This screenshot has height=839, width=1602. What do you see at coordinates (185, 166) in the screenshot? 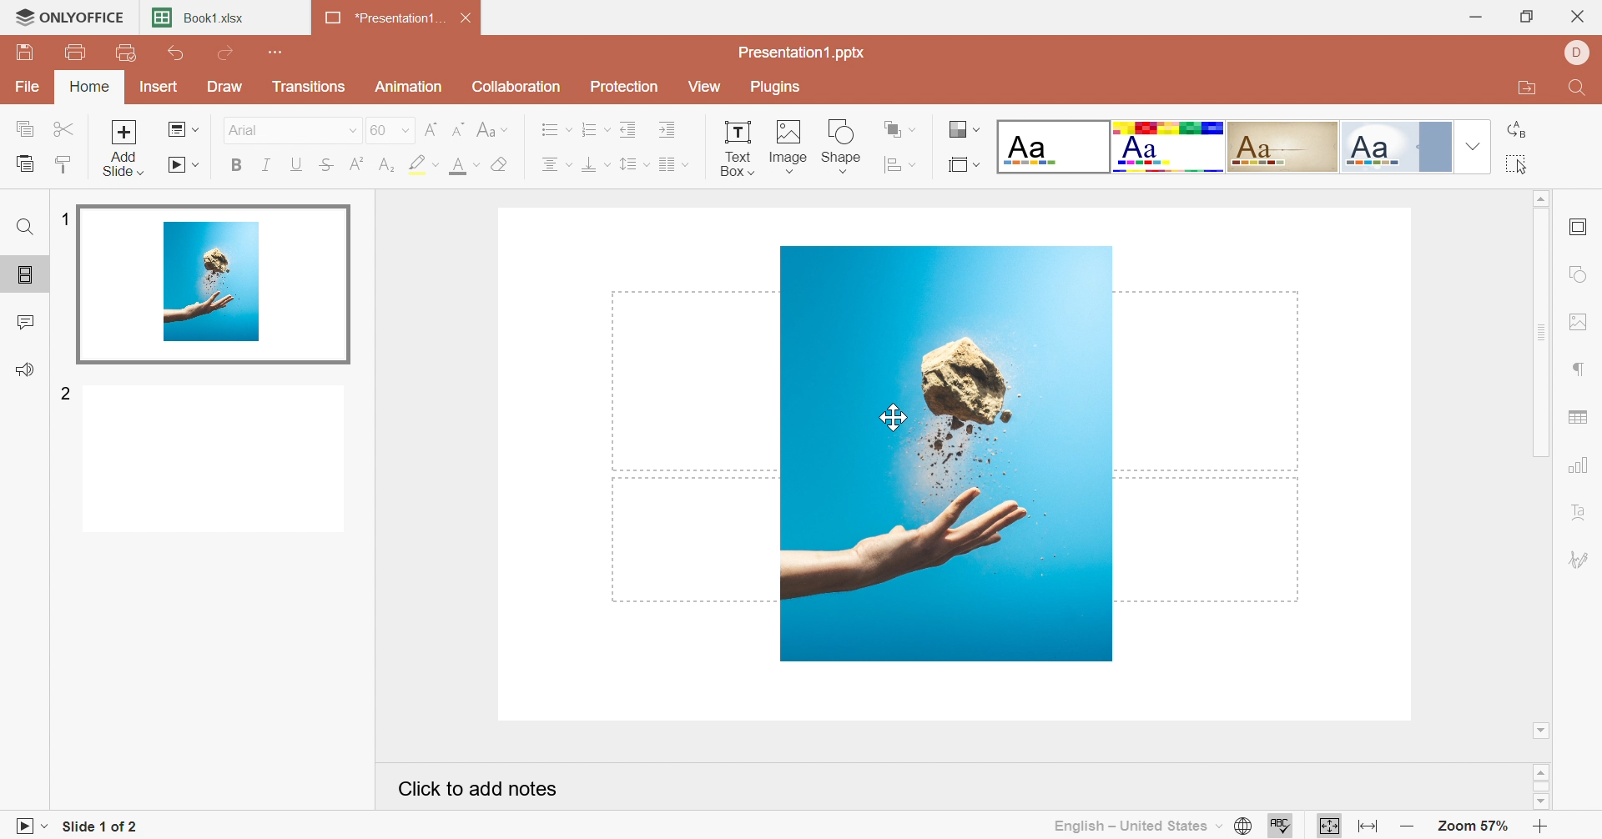
I see `Start slideshow` at bounding box center [185, 166].